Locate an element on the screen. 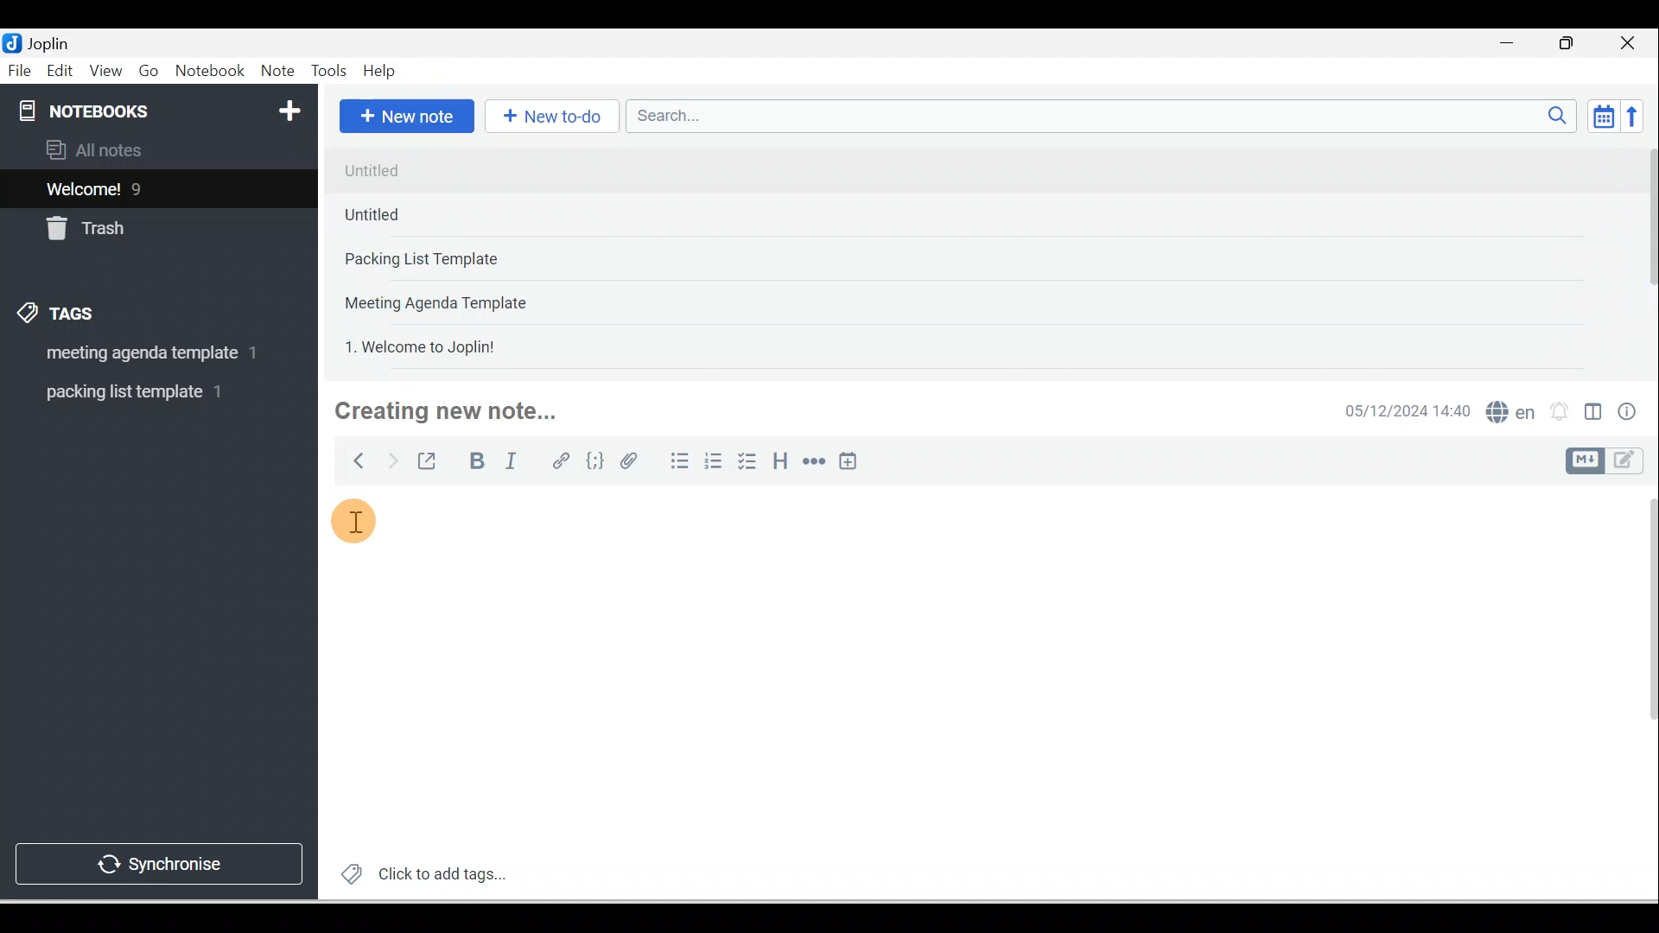 This screenshot has height=933, width=1659. Scroll bar is located at coordinates (1640, 693).